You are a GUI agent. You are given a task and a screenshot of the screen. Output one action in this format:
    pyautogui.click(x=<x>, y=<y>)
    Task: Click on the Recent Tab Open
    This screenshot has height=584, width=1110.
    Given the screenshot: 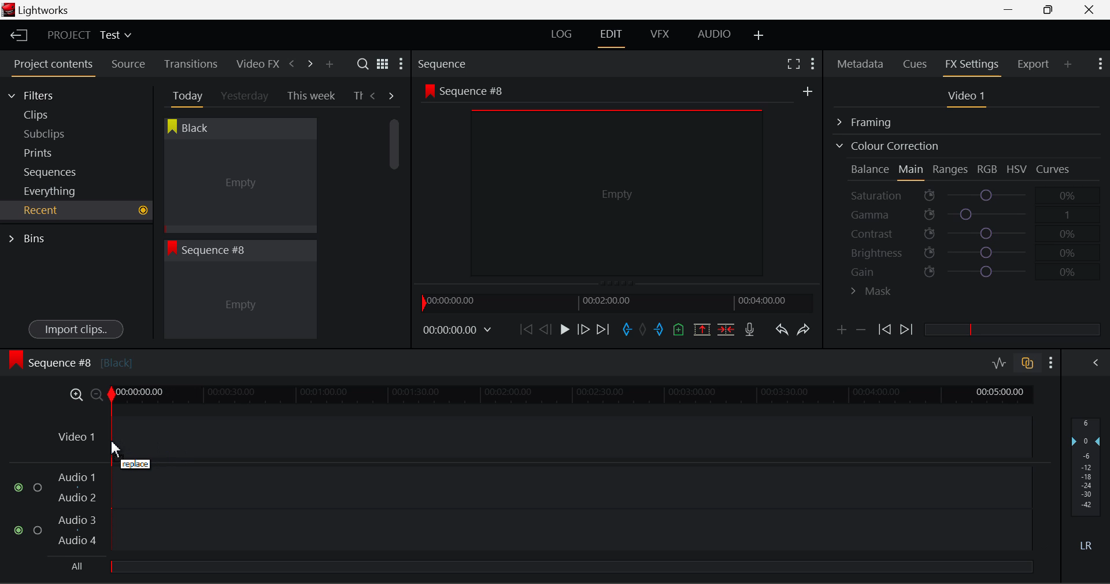 What is the action you would take?
    pyautogui.click(x=76, y=210)
    